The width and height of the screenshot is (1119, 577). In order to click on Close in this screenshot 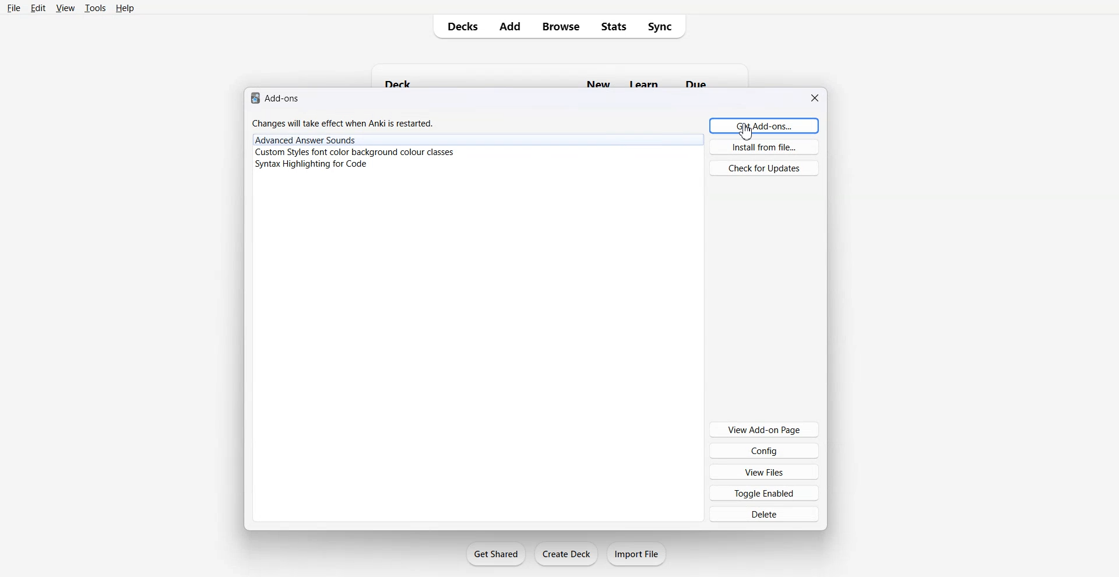, I will do `click(816, 98)`.